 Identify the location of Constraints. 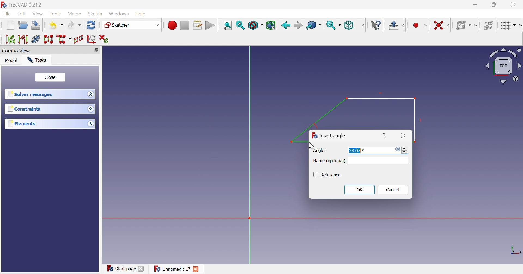
(24, 109).